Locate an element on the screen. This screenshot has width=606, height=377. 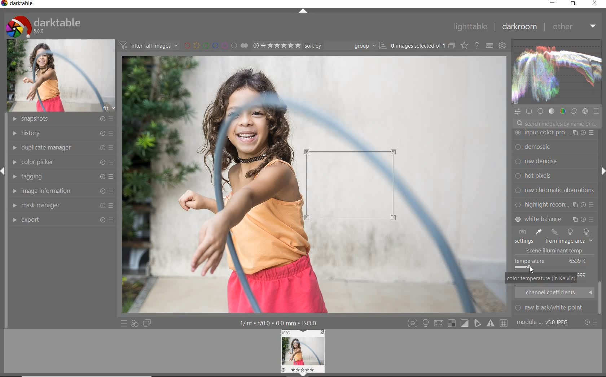
define keyboard shortcut is located at coordinates (489, 45).